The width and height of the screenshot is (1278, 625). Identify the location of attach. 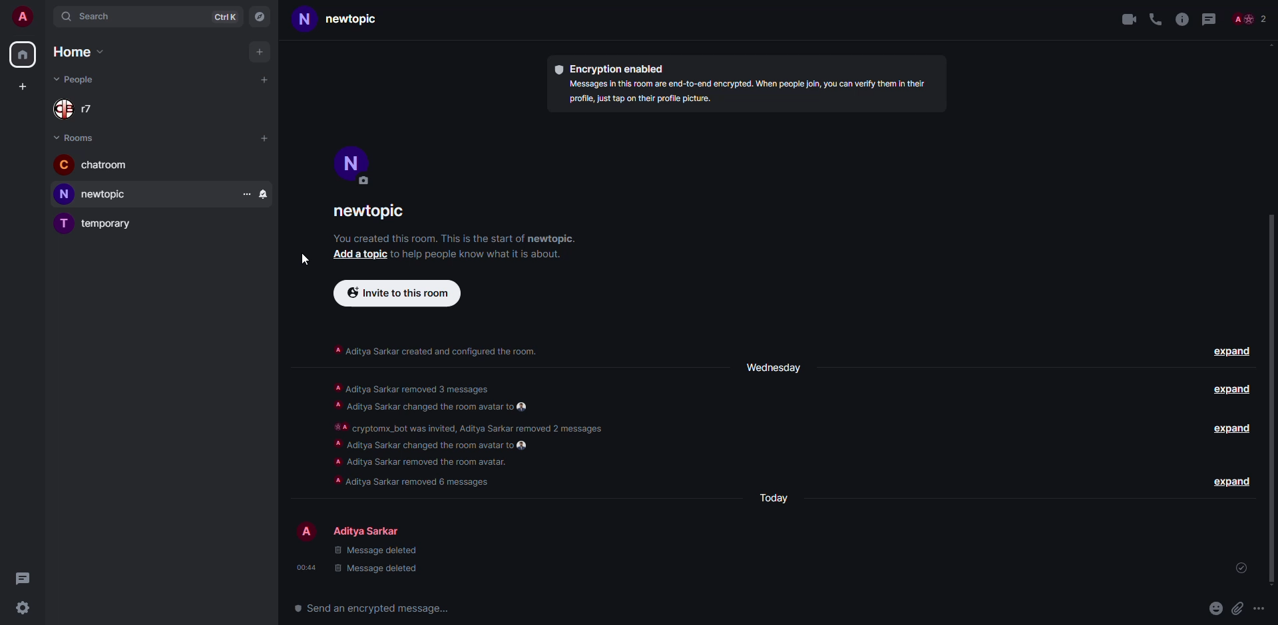
(1238, 609).